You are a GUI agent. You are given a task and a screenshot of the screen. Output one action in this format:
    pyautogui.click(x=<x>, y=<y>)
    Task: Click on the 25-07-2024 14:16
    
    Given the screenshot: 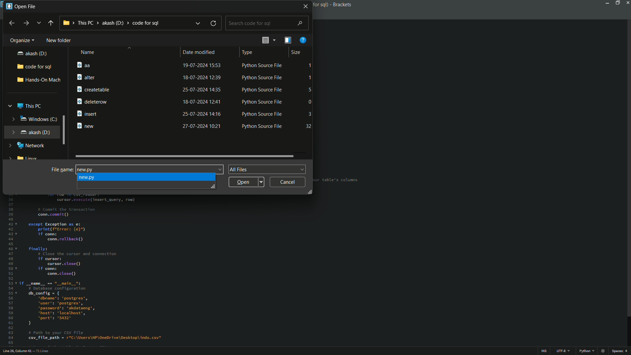 What is the action you would take?
    pyautogui.click(x=201, y=113)
    